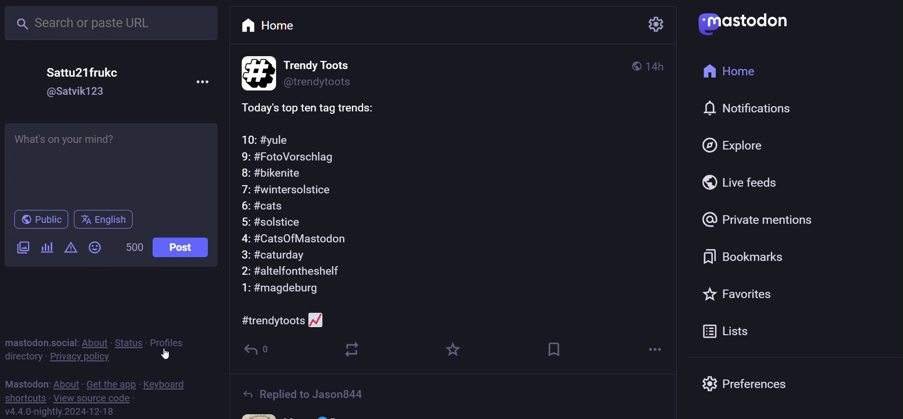 Image resolution: width=903 pixels, height=419 pixels. Describe the element at coordinates (23, 399) in the screenshot. I see `shortcuts` at that location.